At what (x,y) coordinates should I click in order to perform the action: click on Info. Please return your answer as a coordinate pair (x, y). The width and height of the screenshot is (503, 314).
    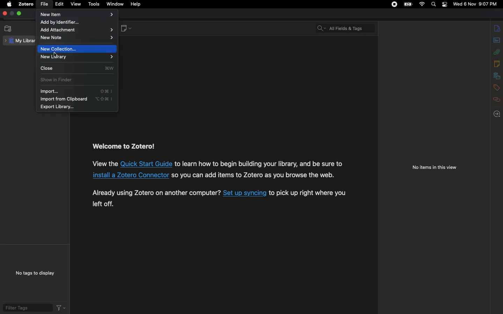
    Looking at the image, I should click on (497, 28).